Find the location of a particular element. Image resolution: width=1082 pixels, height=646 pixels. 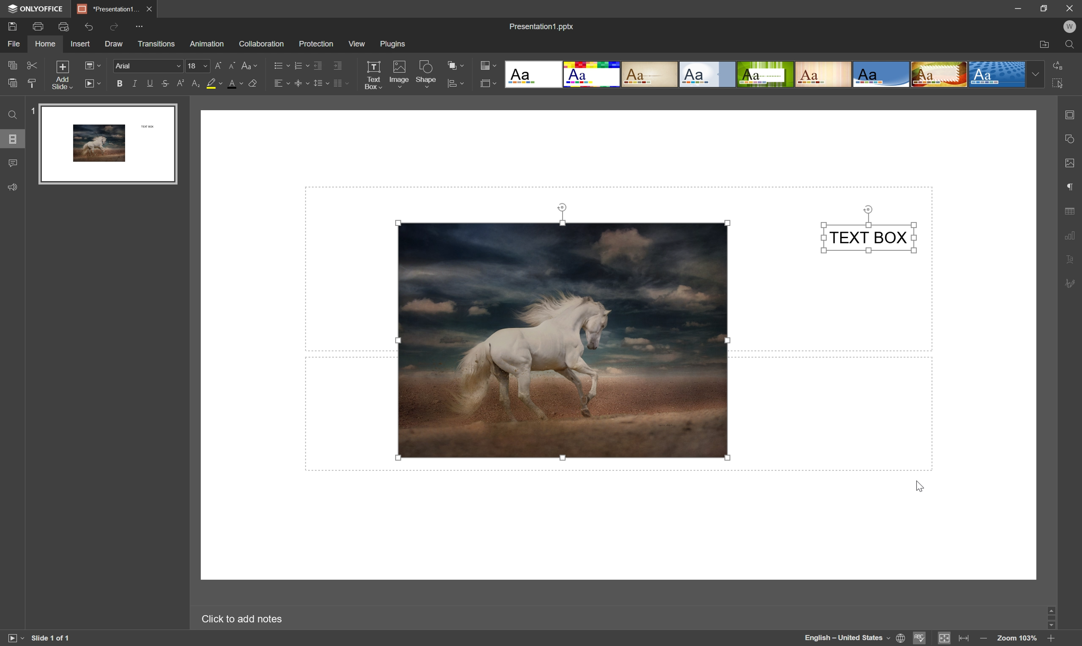

table settings is located at coordinates (1071, 211).